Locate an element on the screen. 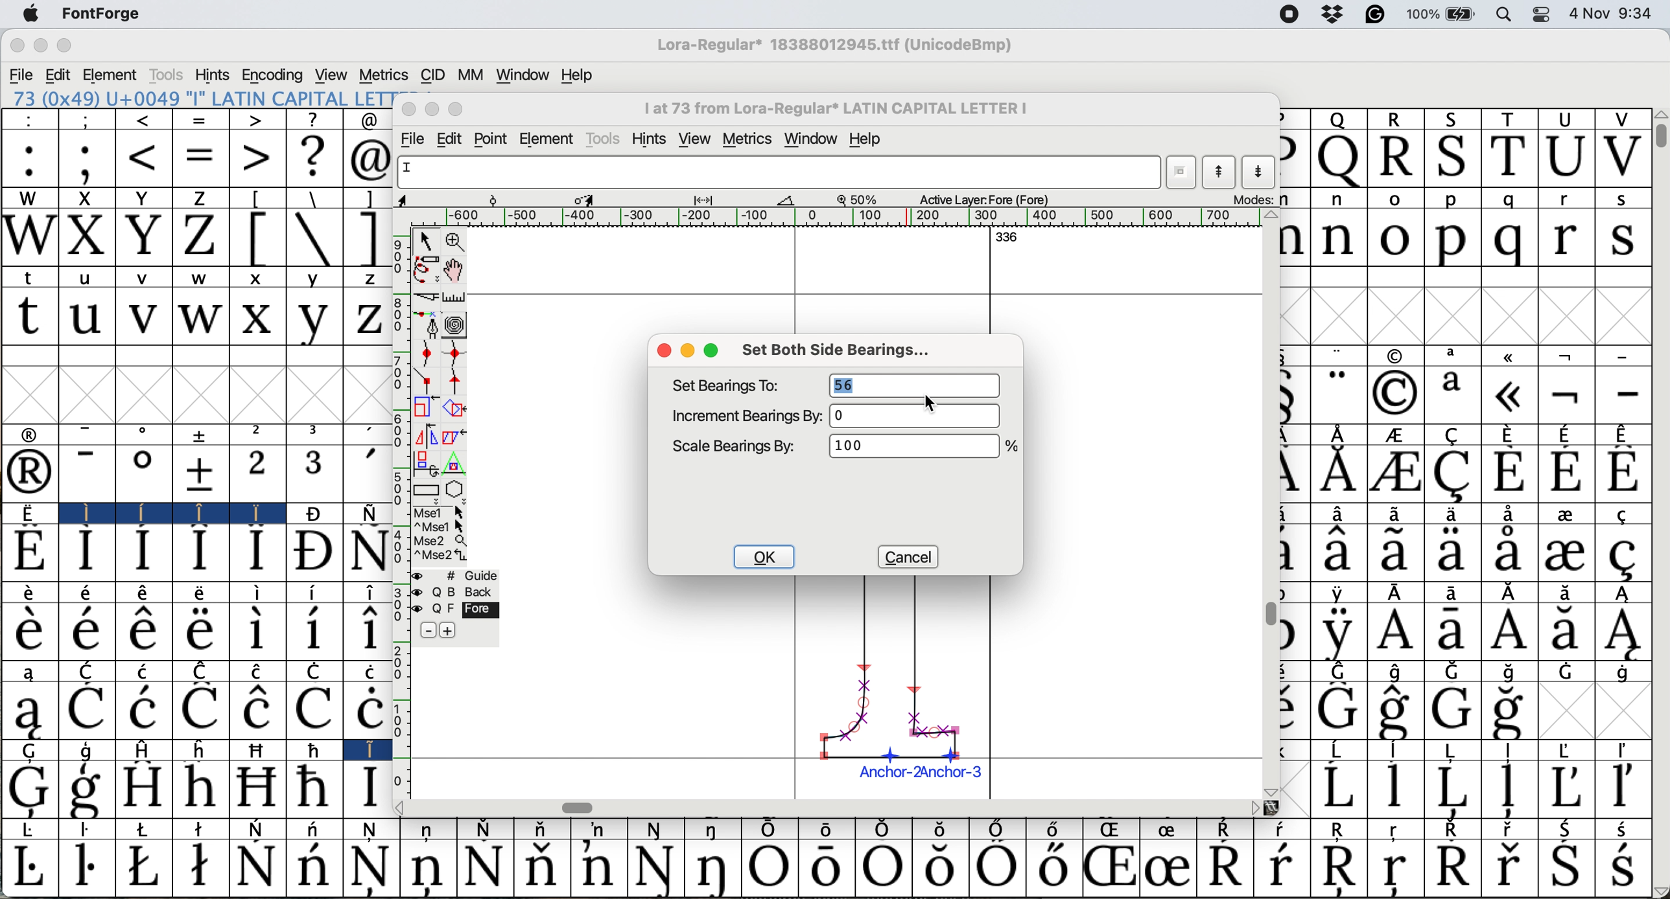  q is located at coordinates (1503, 240).